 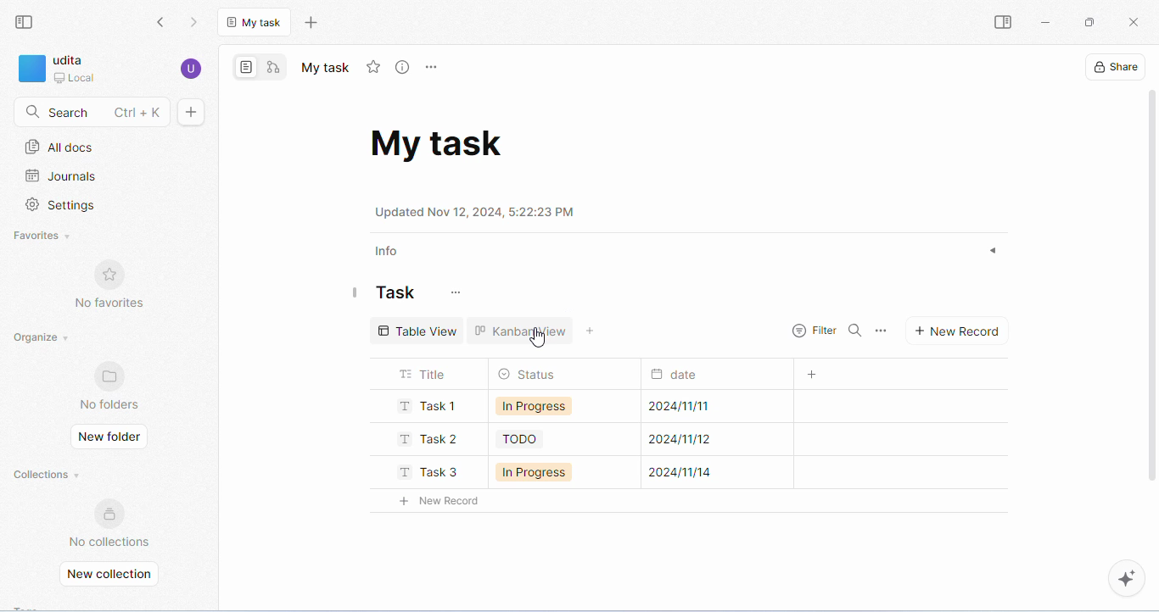 What do you see at coordinates (405, 69) in the screenshot?
I see `view info` at bounding box center [405, 69].